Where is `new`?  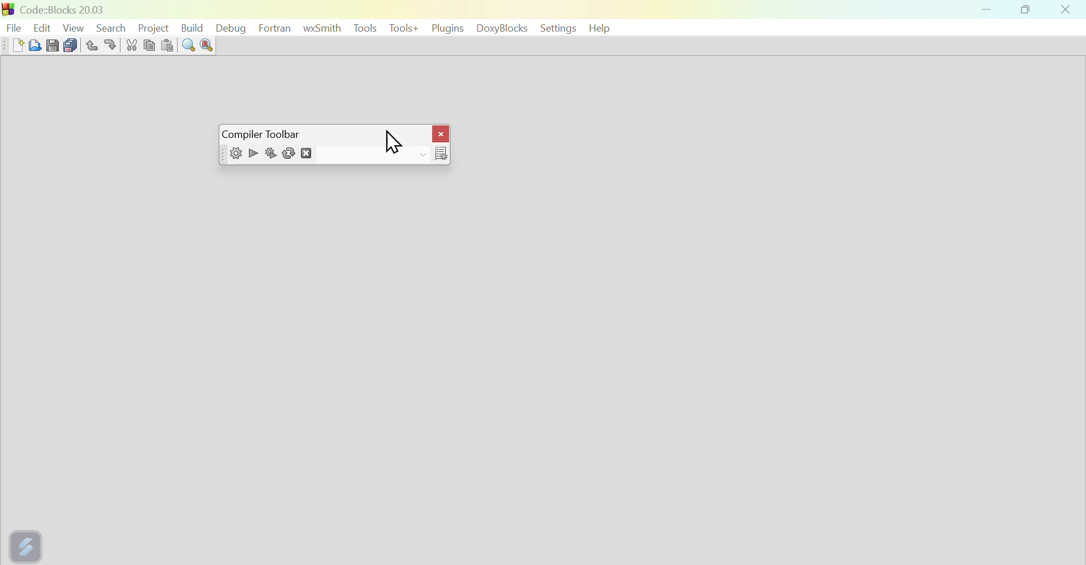 new is located at coordinates (11, 45).